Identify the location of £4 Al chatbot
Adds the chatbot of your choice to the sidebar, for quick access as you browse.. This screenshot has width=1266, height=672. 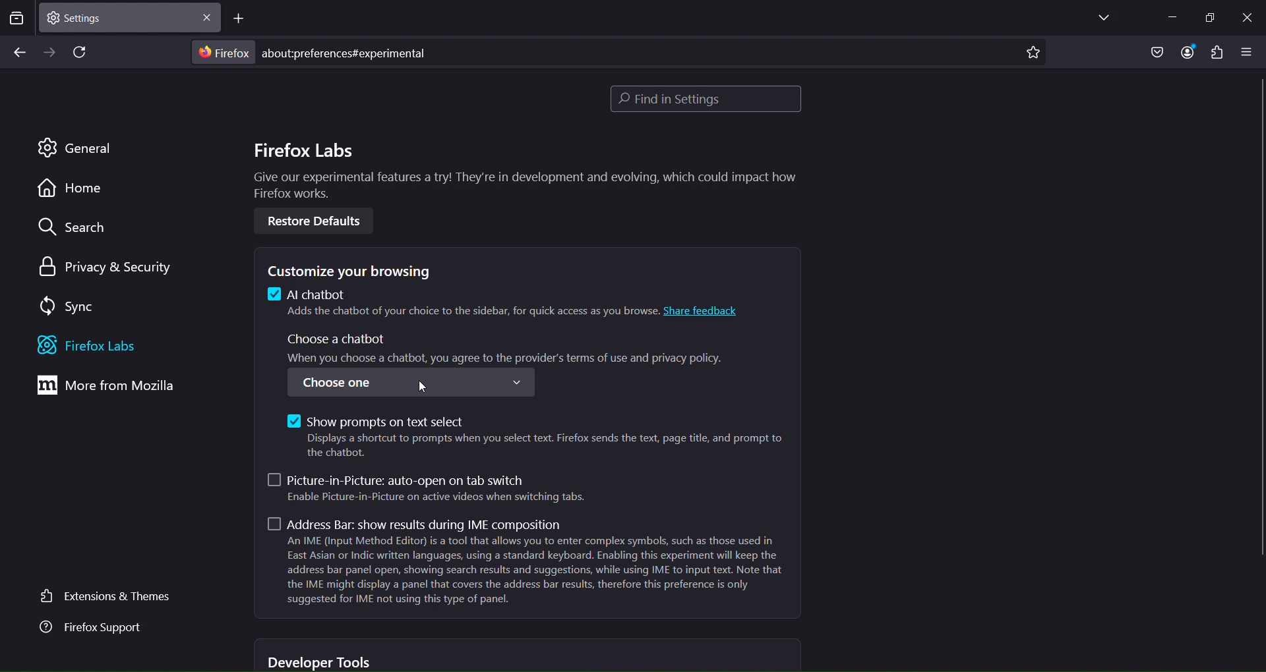
(460, 305).